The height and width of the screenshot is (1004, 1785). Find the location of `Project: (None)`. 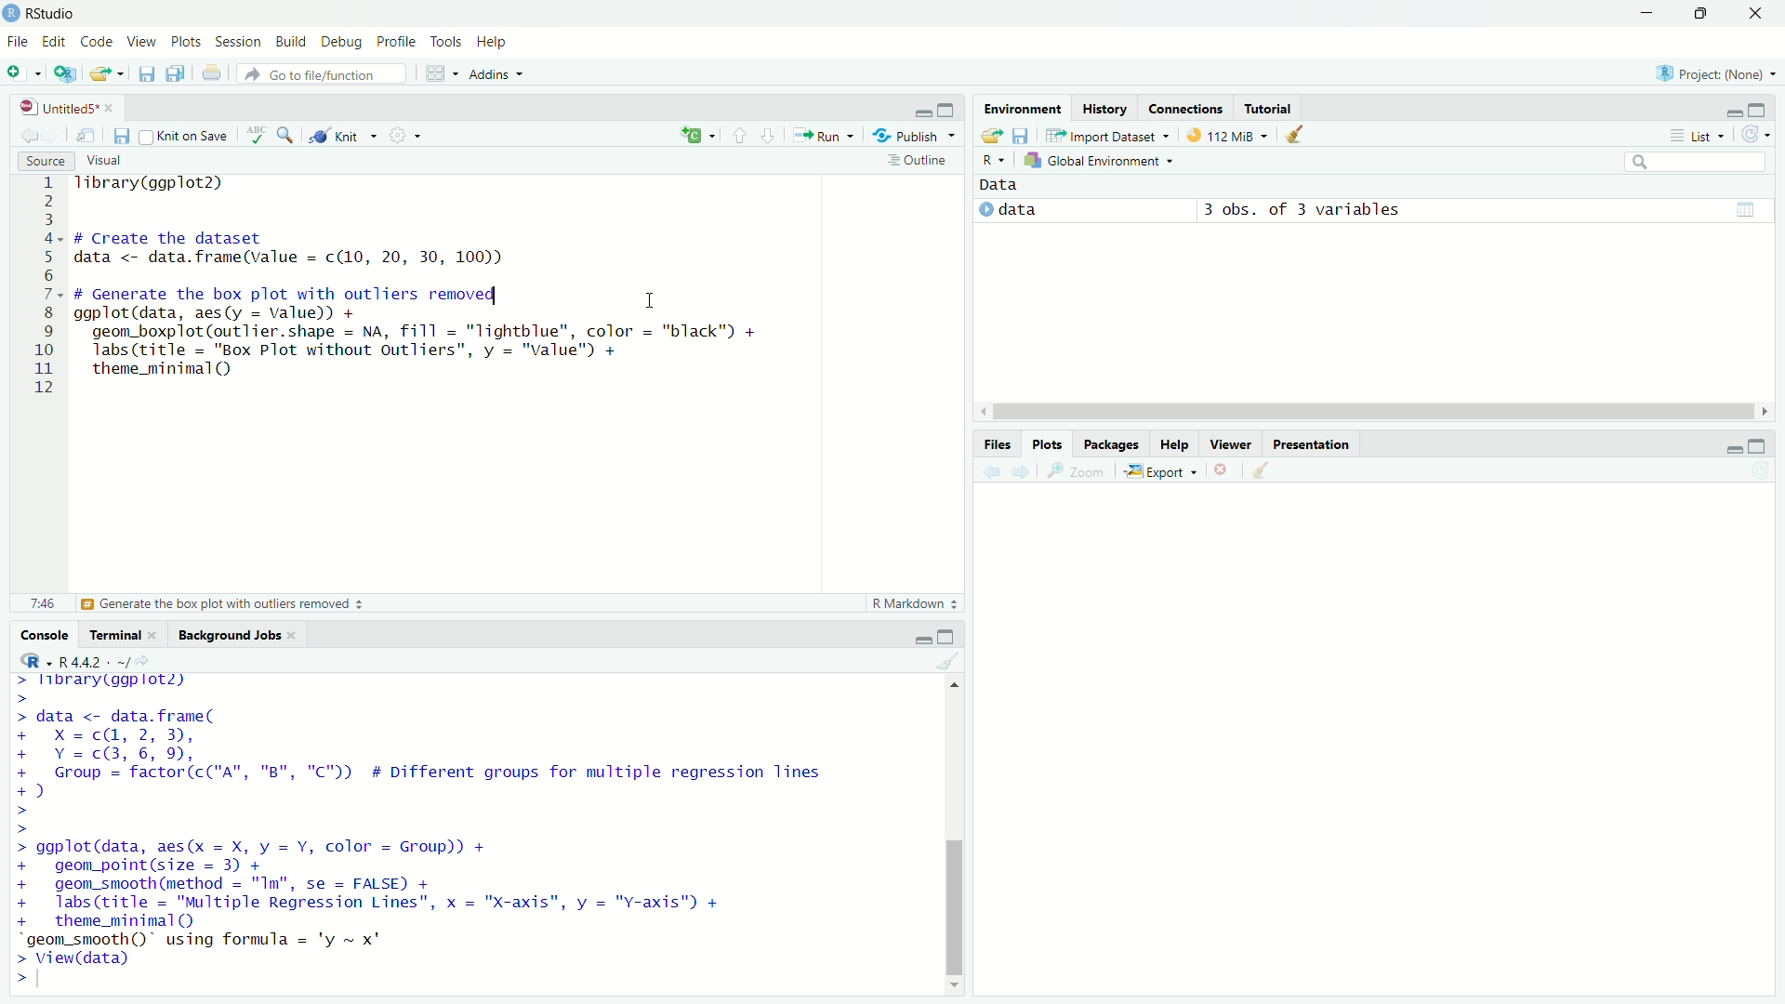

Project: (None) is located at coordinates (1717, 75).